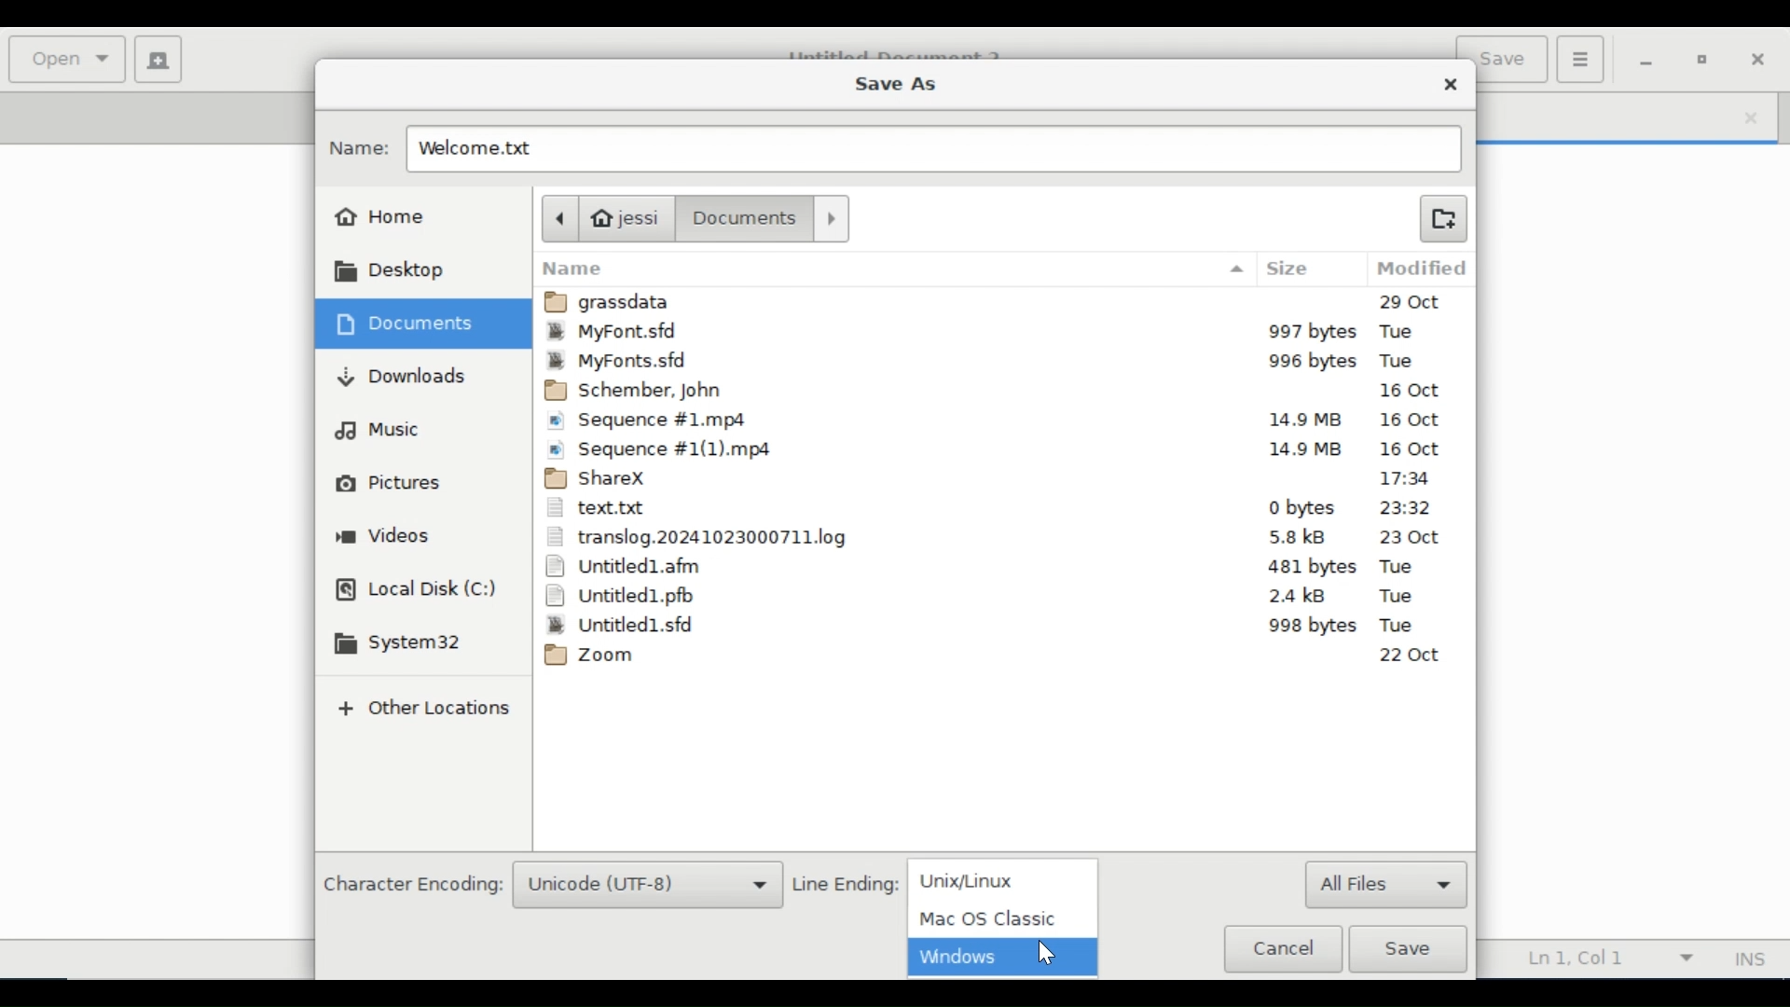  What do you see at coordinates (629, 218) in the screenshot?
I see `jessi` at bounding box center [629, 218].